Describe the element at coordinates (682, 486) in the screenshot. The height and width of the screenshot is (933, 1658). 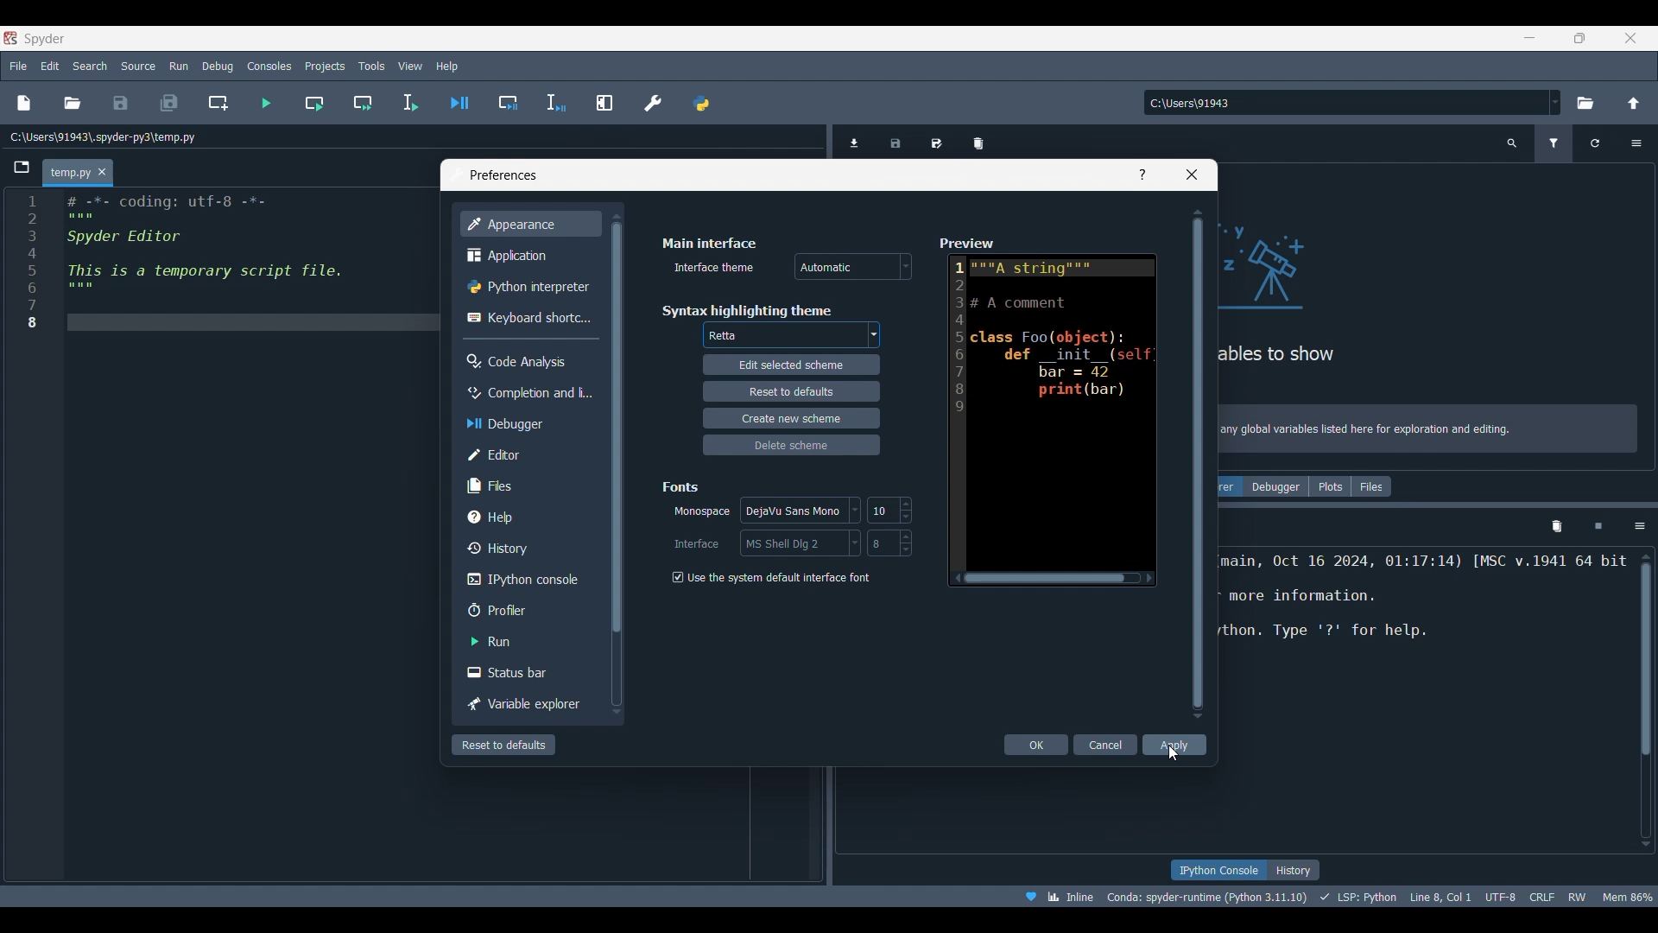
I see `Section title` at that location.